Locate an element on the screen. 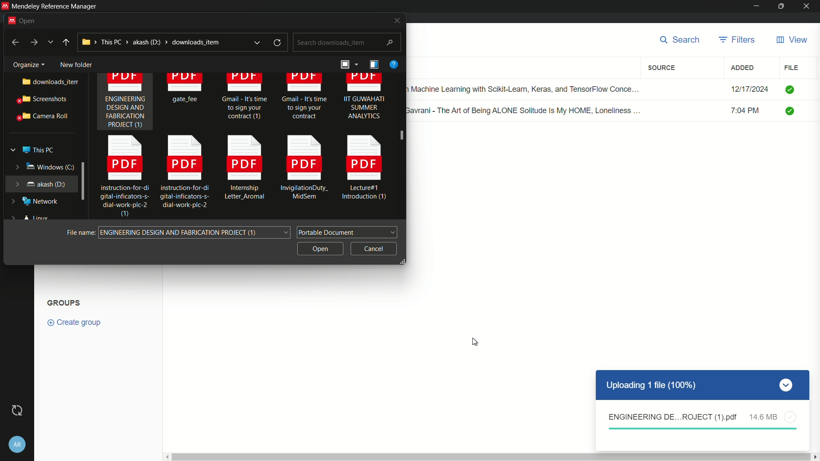 The image size is (820, 461). Renuka Gavrani - The Art of Being ALONE Solitude Is My HOME, Loneliness ... is located at coordinates (528, 110).